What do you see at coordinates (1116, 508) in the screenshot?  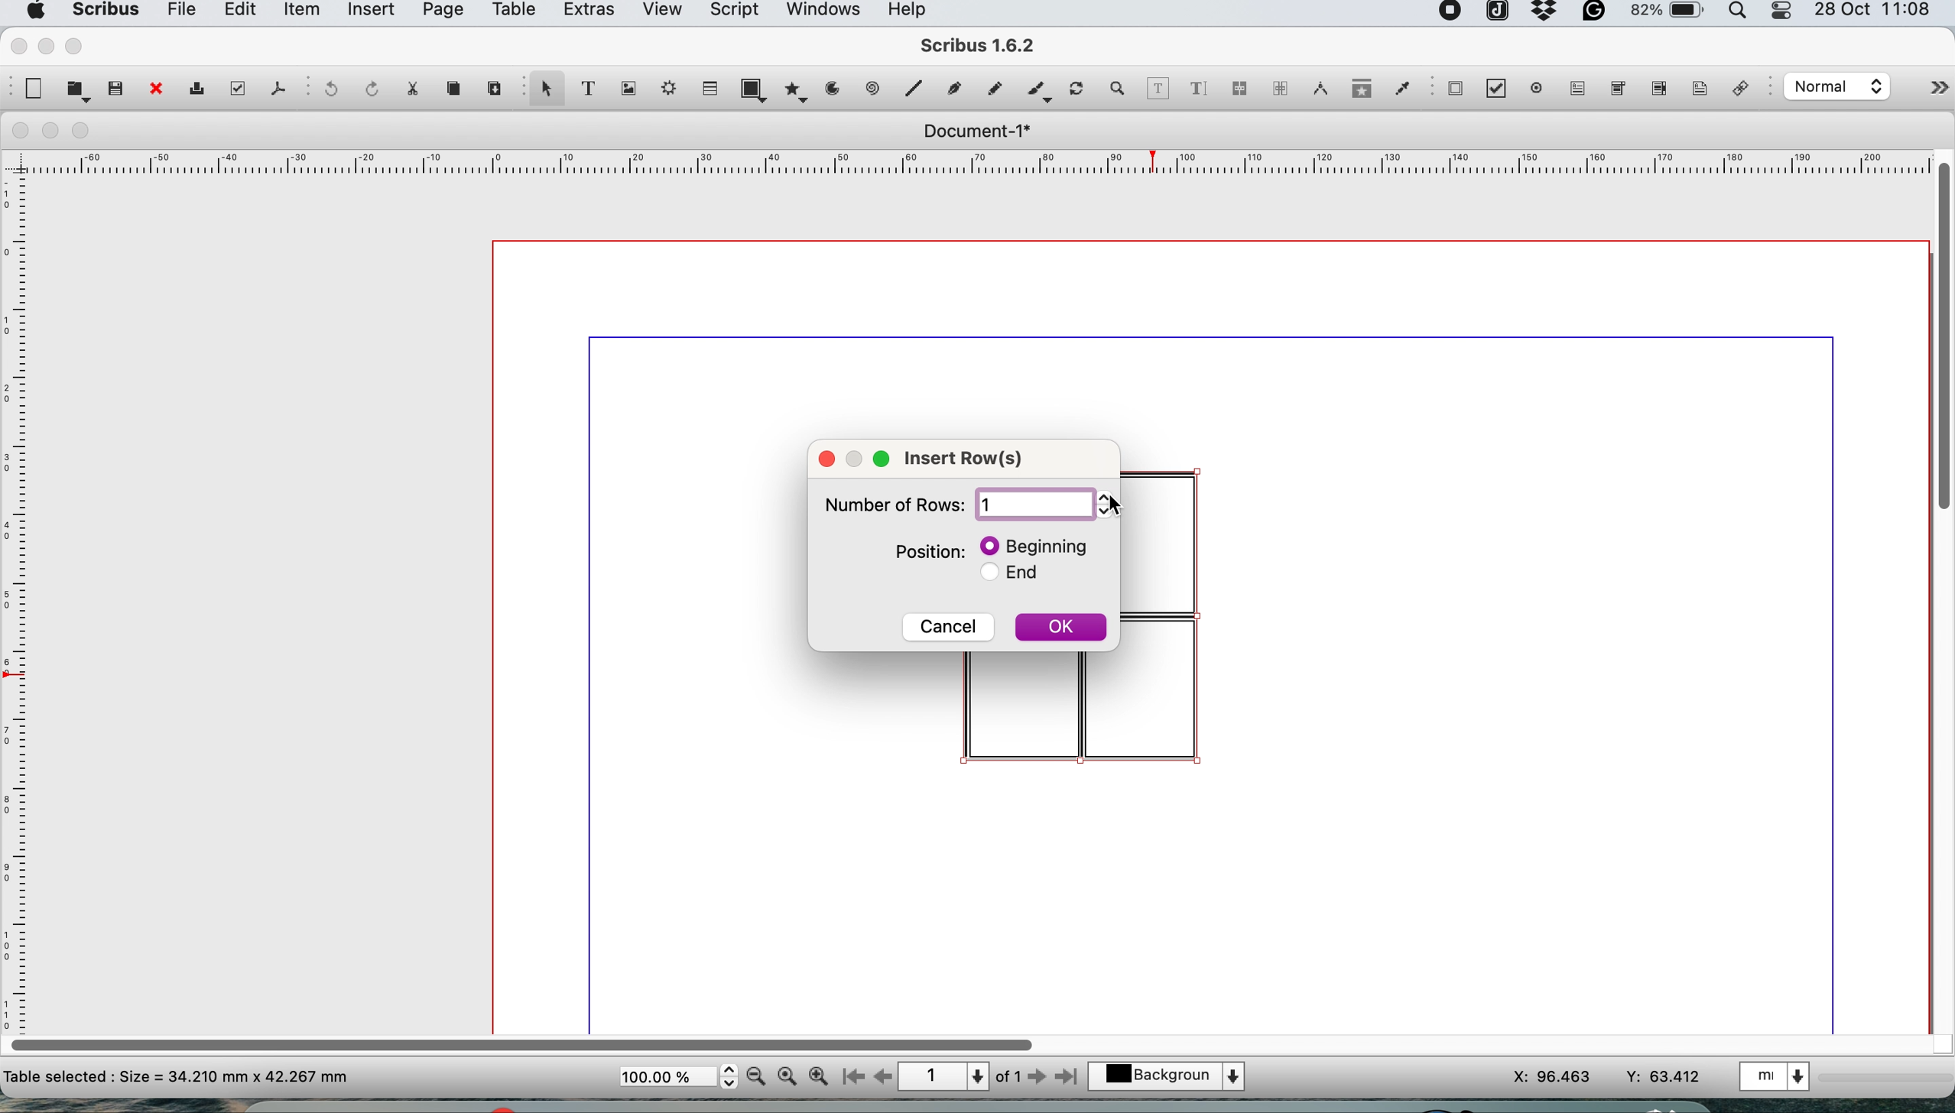 I see `cursor` at bounding box center [1116, 508].